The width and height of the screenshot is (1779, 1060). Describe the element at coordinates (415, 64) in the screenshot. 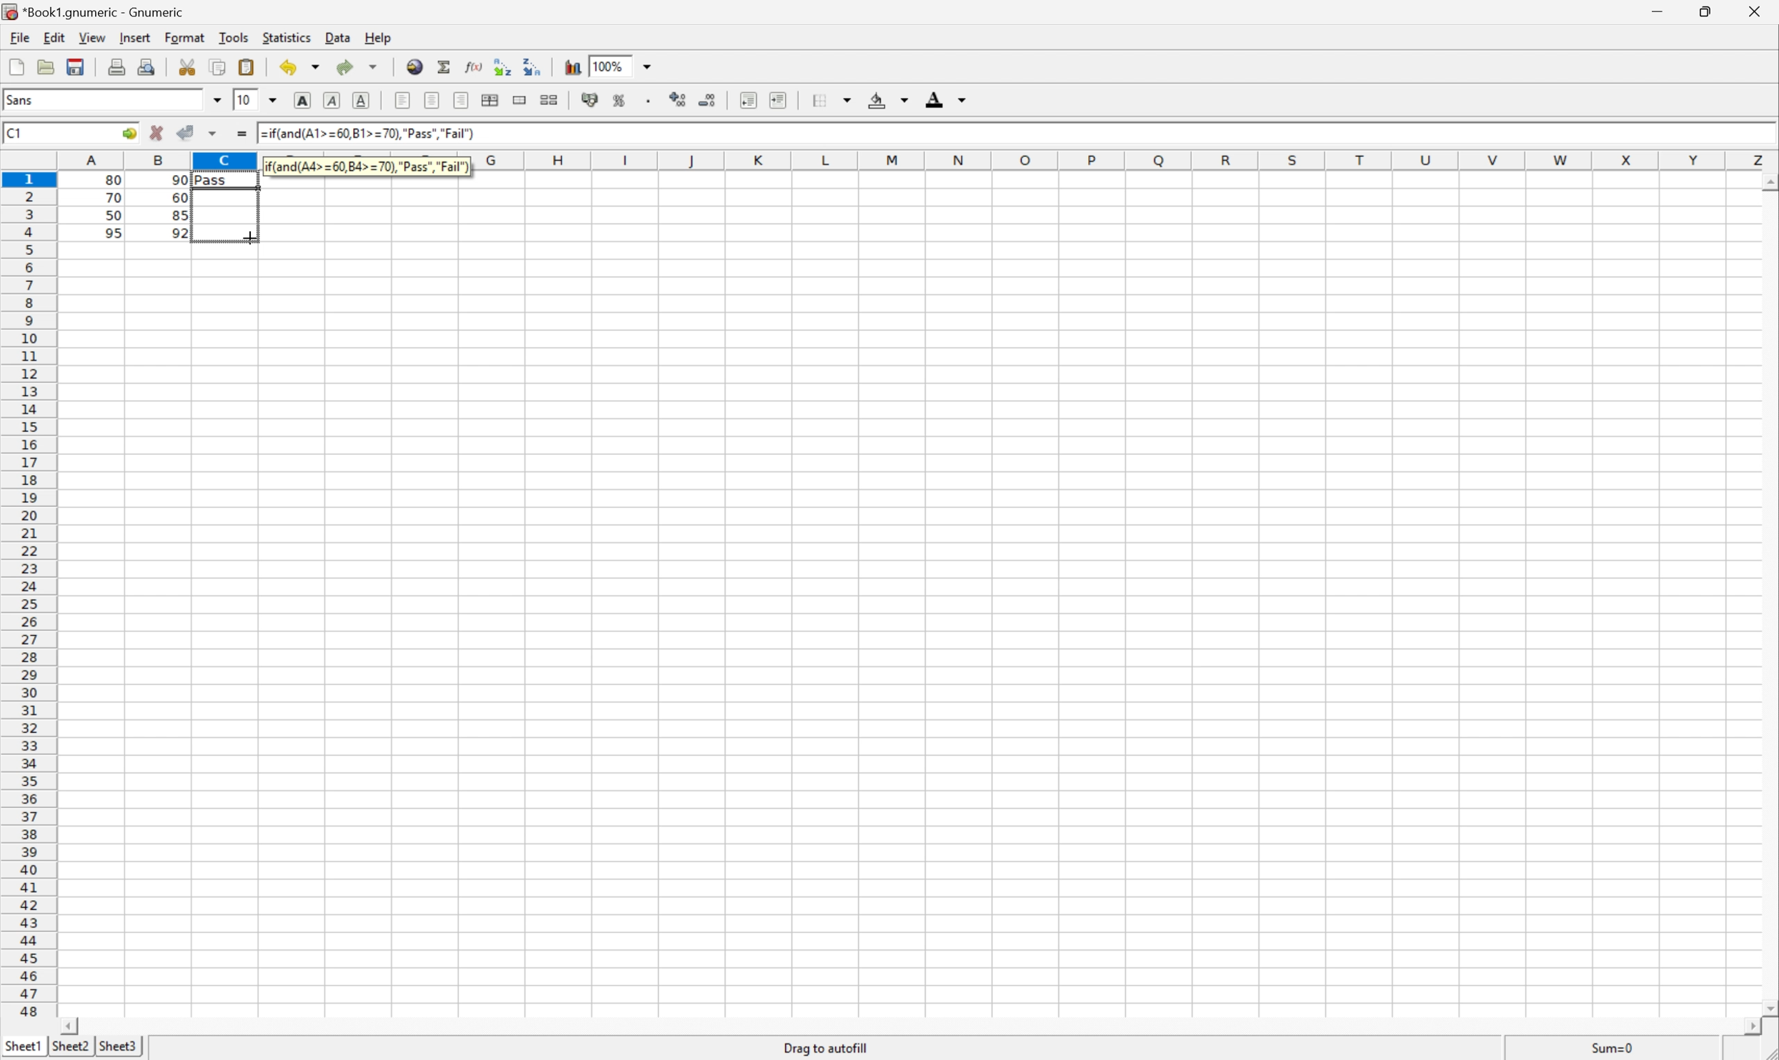

I see `Insert hyperlink` at that location.